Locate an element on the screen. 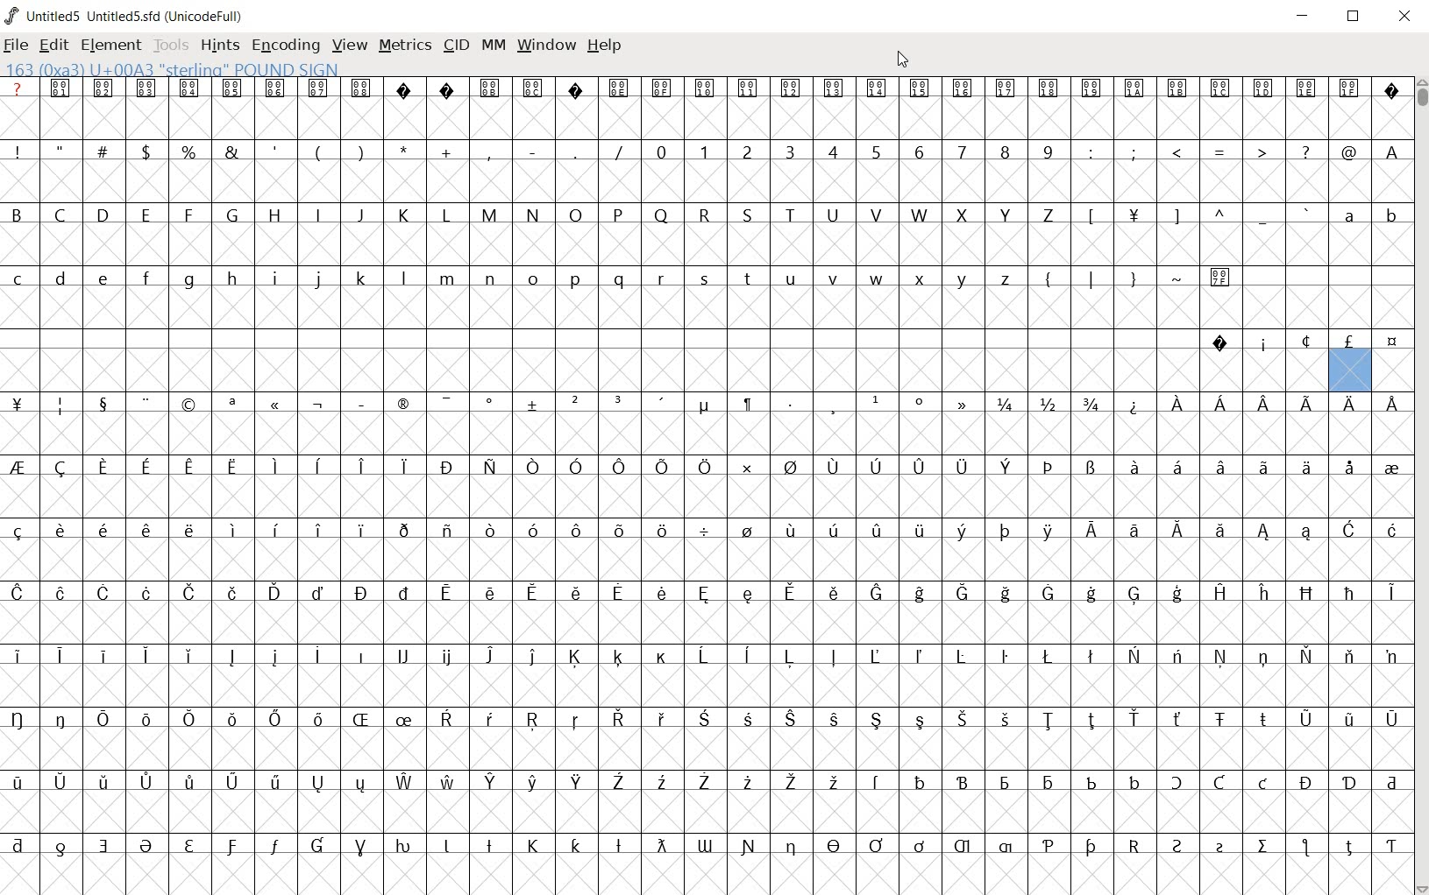 This screenshot has width=1429, height=895. Symbol is located at coordinates (488, 594).